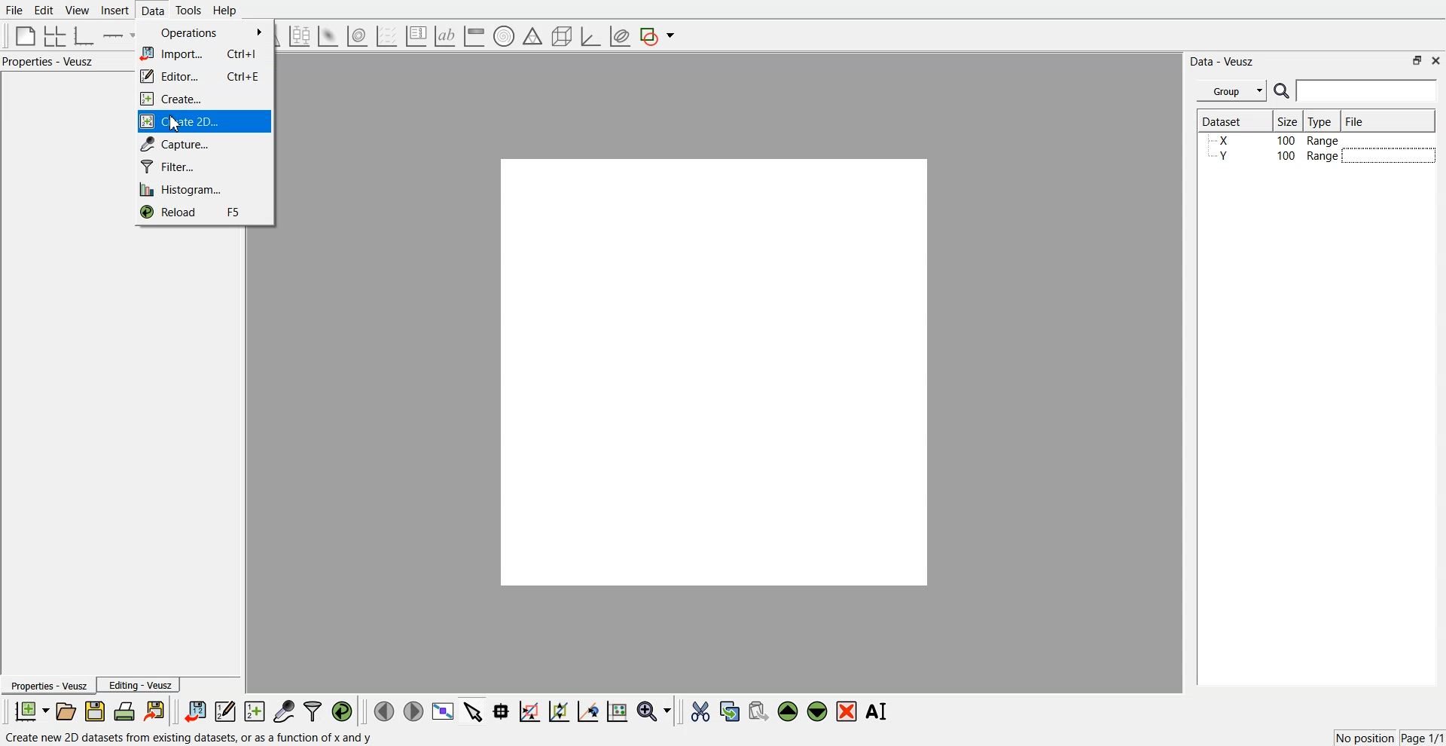 The height and width of the screenshot is (746, 1446). What do you see at coordinates (1417, 60) in the screenshot?
I see `Maximize` at bounding box center [1417, 60].